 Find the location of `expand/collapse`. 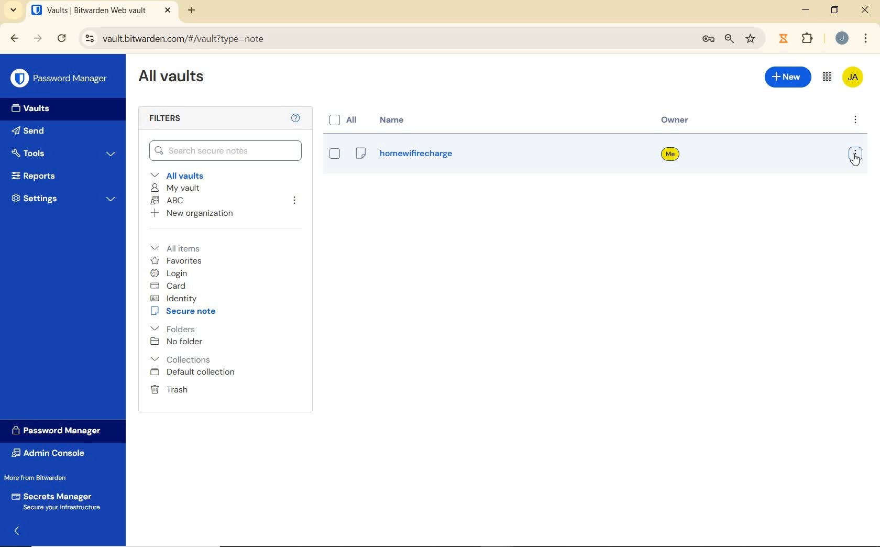

expand/collapse is located at coordinates (14, 533).